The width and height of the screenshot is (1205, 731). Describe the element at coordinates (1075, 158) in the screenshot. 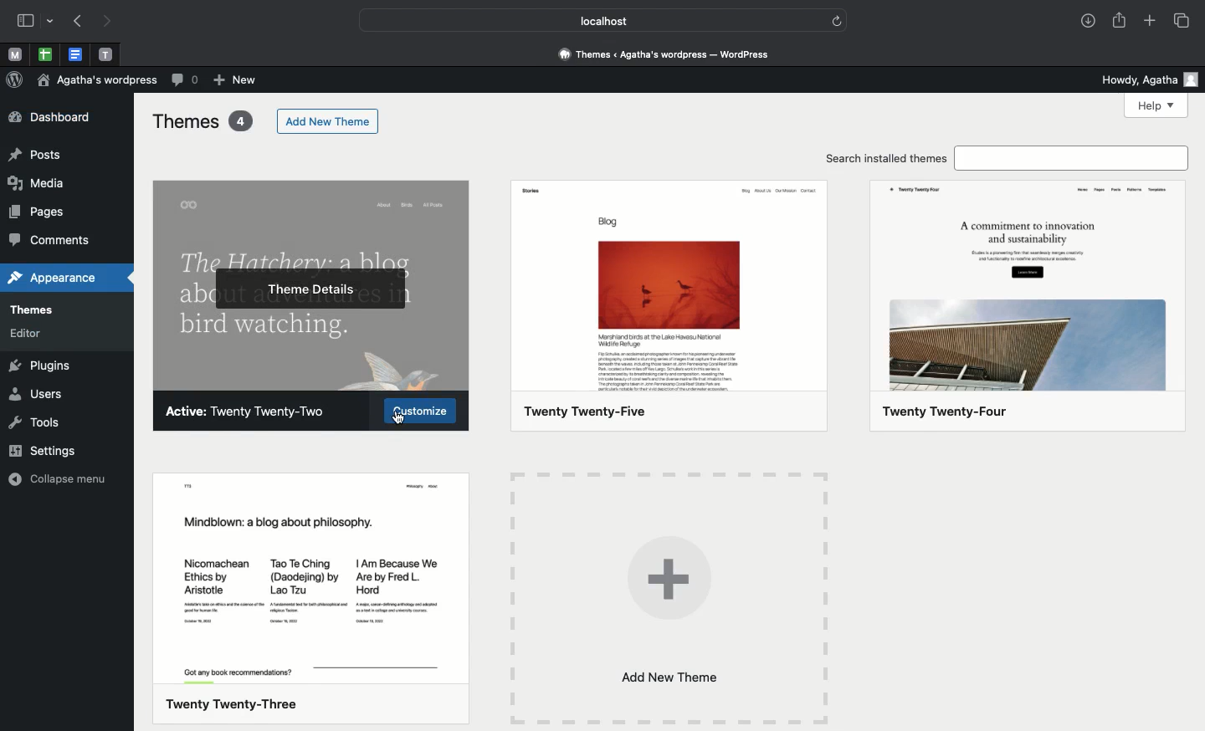

I see `search` at that location.